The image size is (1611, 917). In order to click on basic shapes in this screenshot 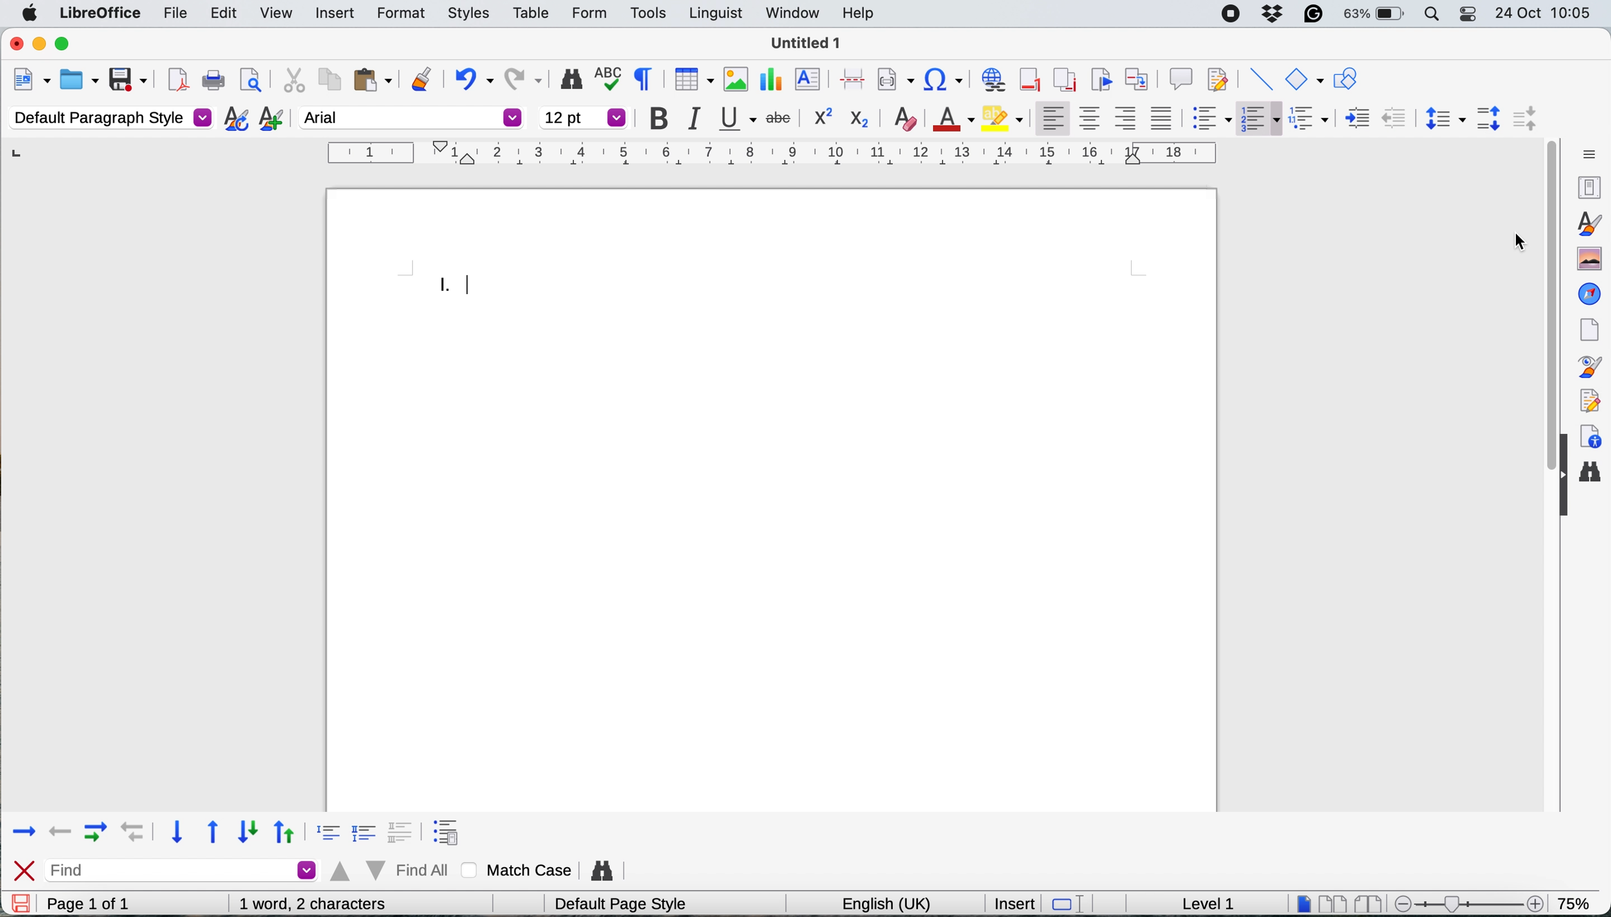, I will do `click(1304, 79)`.